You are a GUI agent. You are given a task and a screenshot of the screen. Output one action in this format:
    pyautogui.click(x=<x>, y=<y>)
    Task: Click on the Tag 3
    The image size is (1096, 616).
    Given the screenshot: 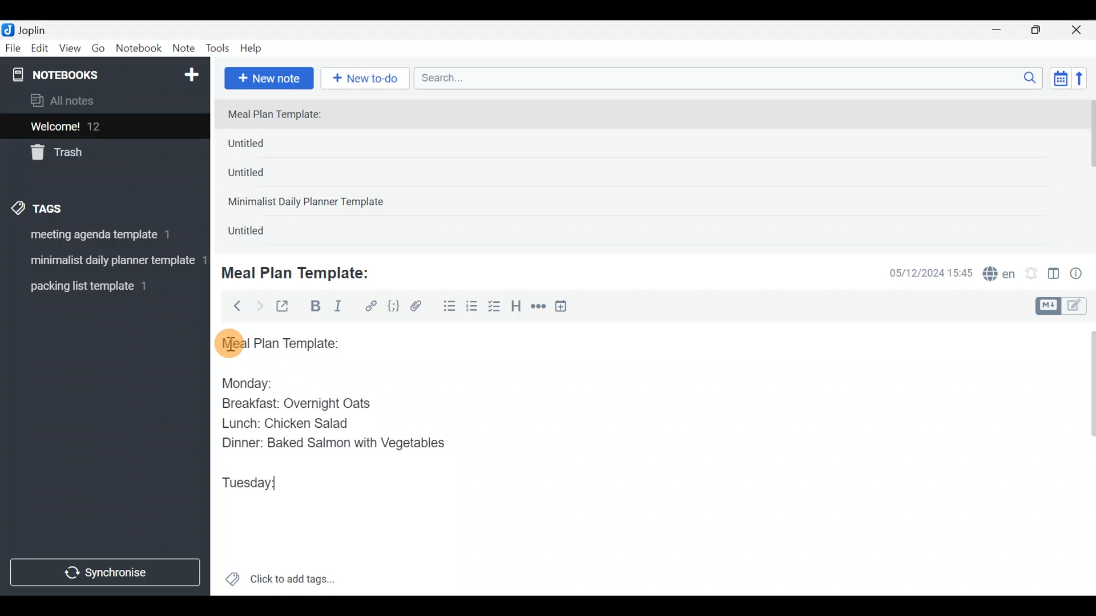 What is the action you would take?
    pyautogui.click(x=101, y=286)
    